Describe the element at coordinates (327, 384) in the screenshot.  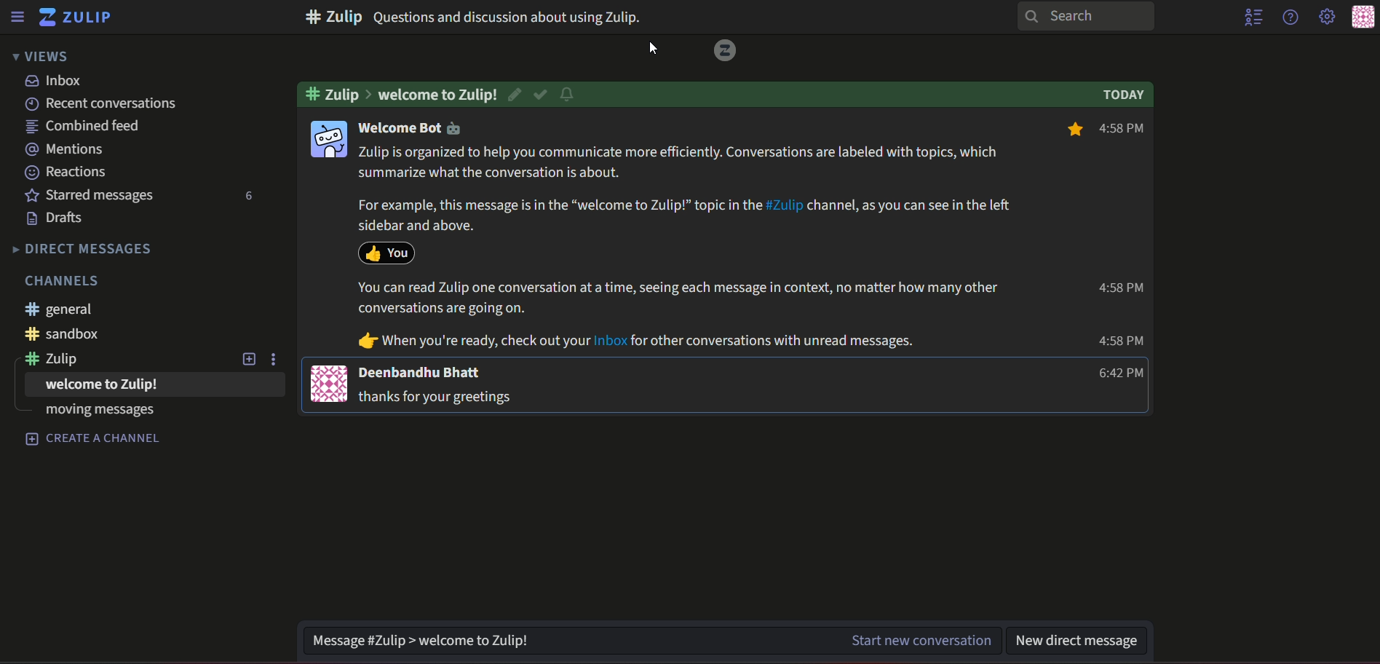
I see `icon` at that location.